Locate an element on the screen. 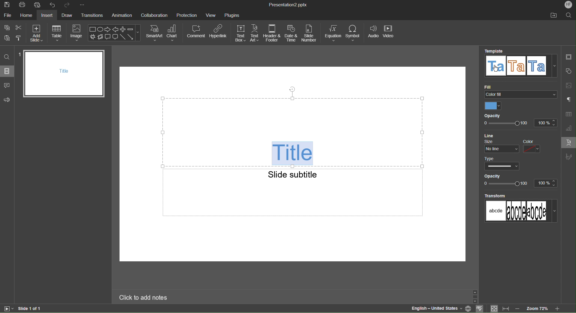 Image resolution: width=576 pixels, height=313 pixels. Slides is located at coordinates (569, 57).